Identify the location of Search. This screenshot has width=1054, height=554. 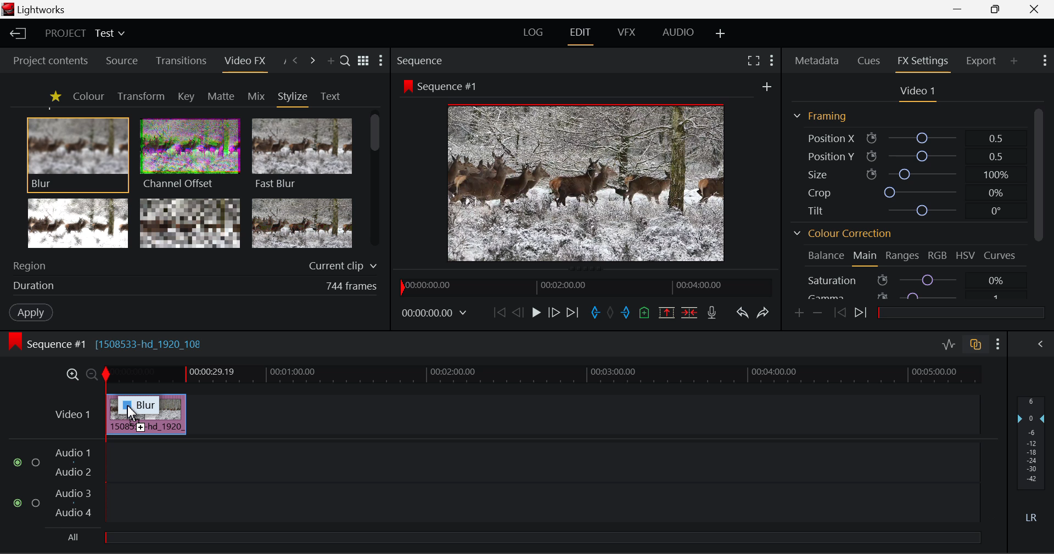
(346, 62).